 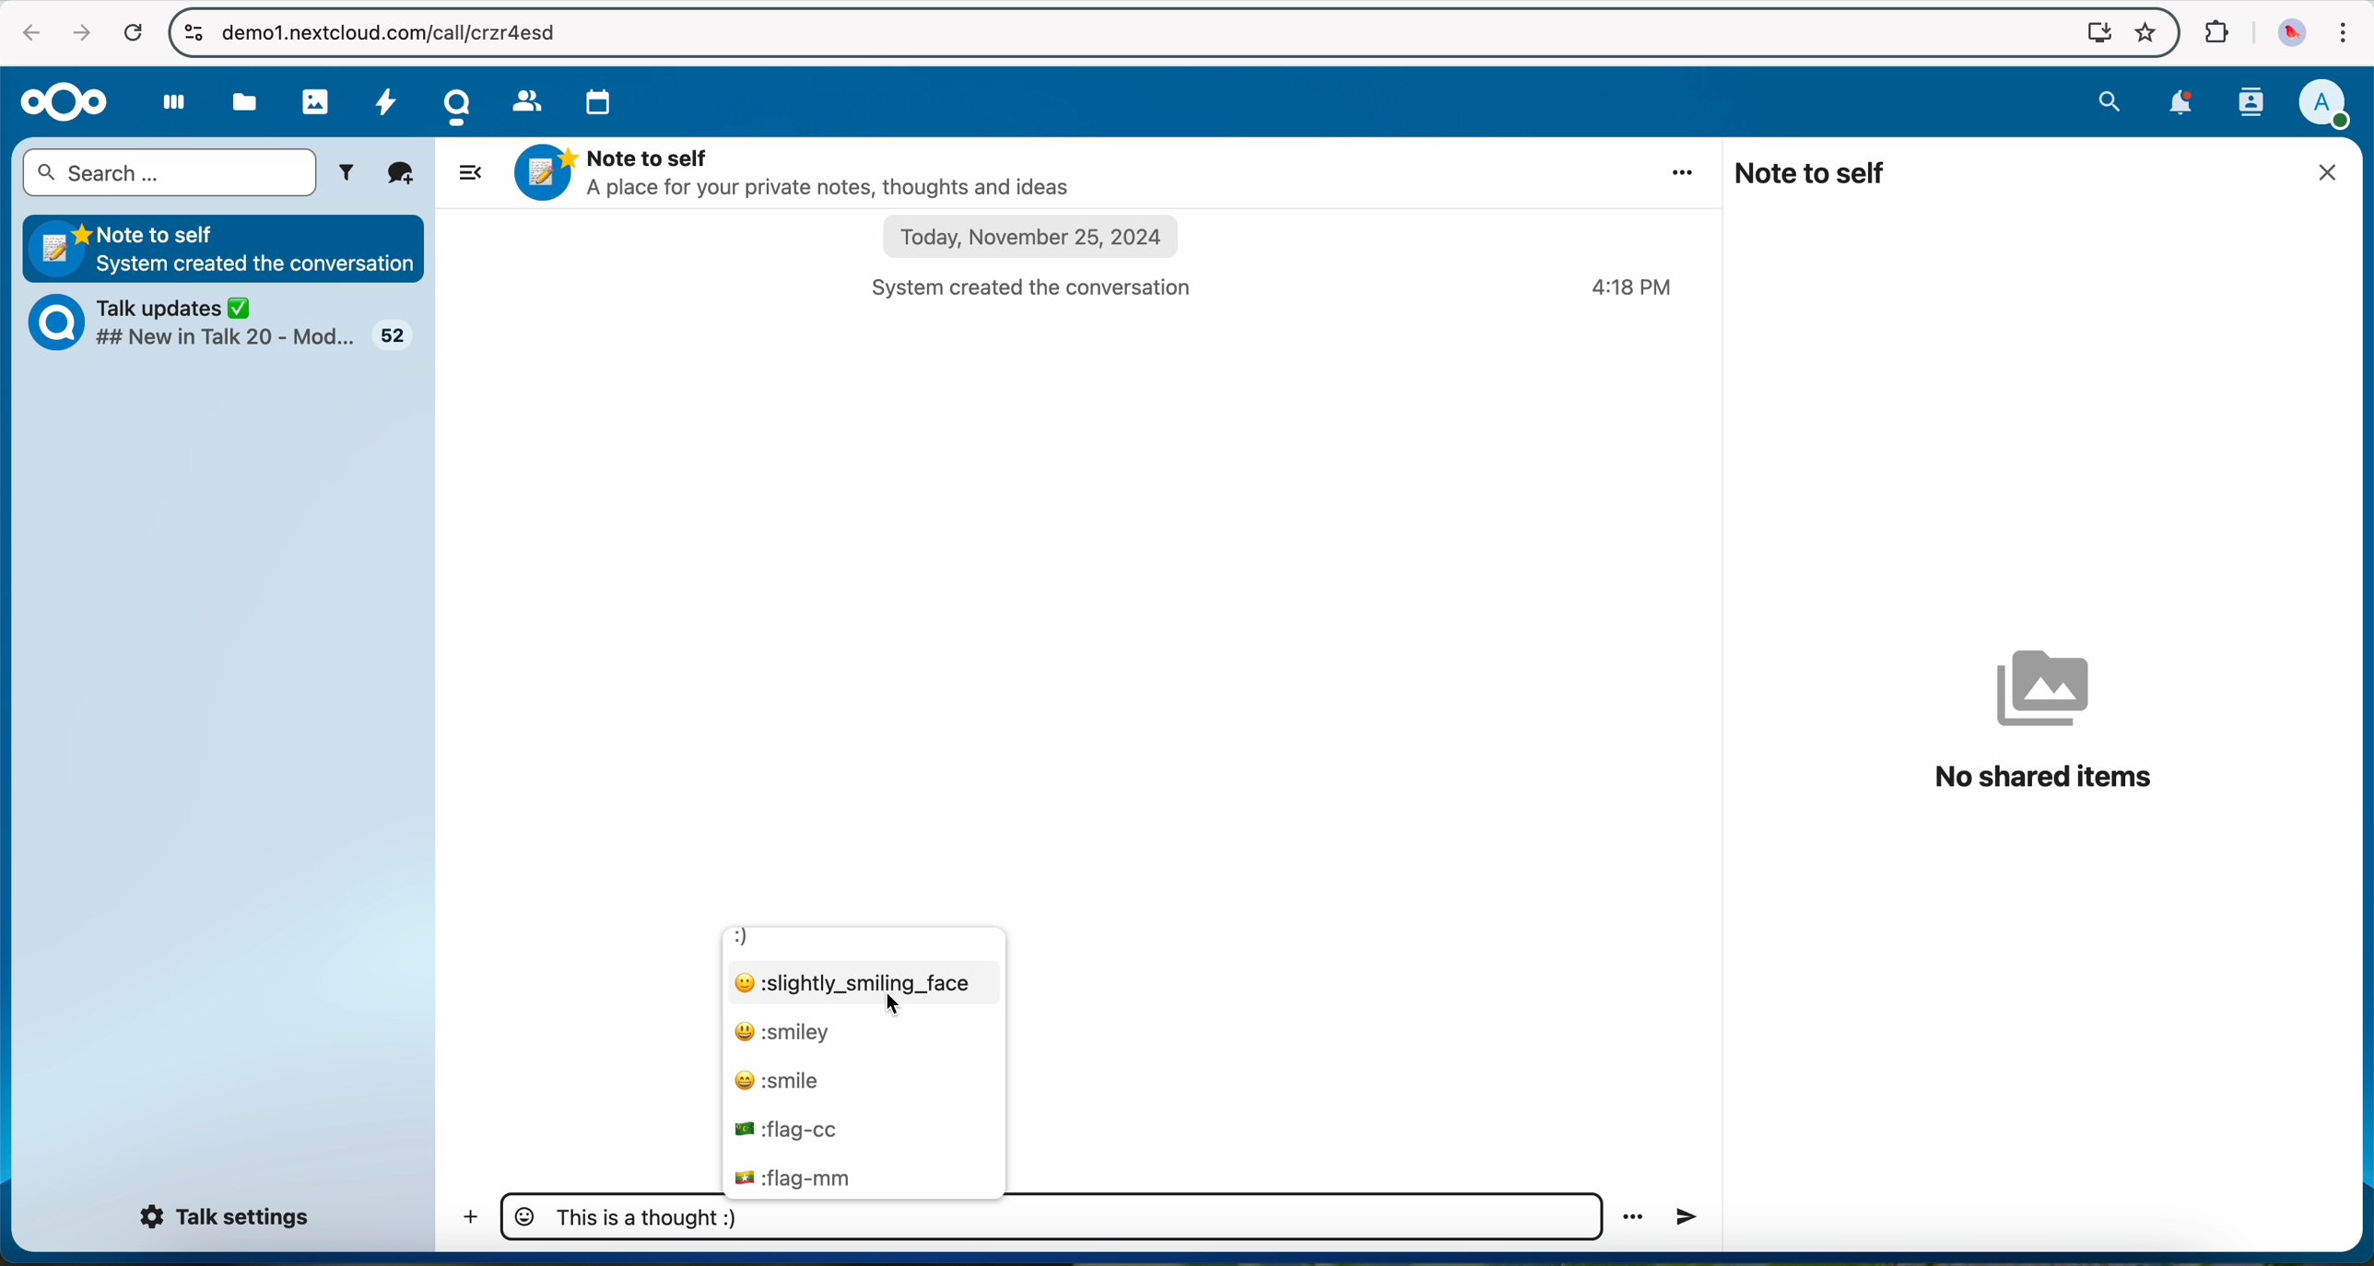 What do you see at coordinates (314, 100) in the screenshot?
I see `photos` at bounding box center [314, 100].